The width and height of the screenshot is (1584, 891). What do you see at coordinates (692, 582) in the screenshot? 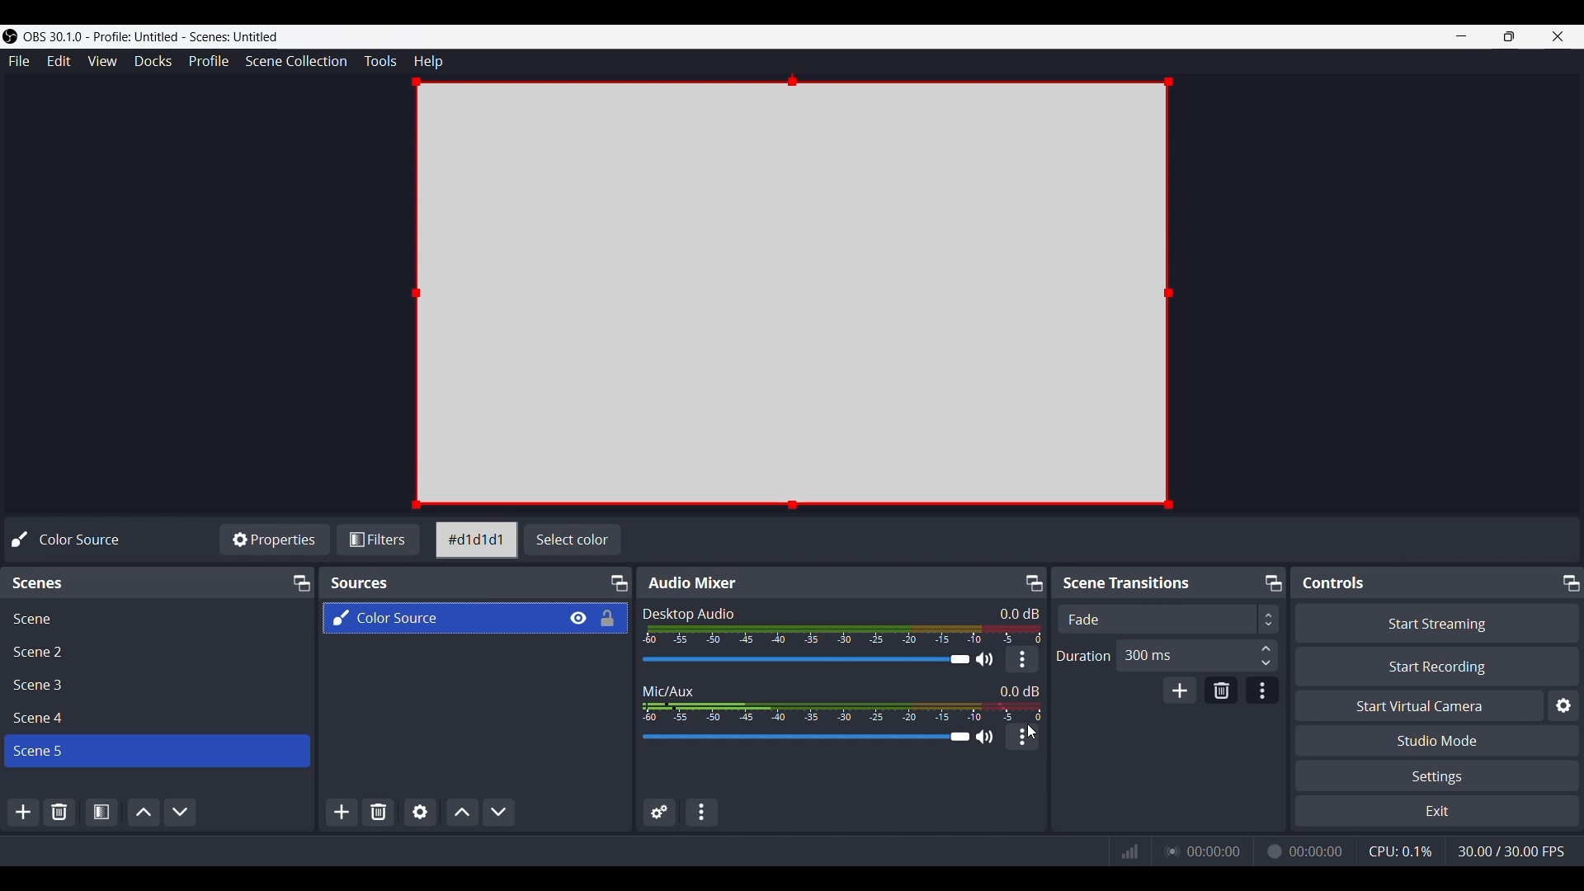
I see `Text` at bounding box center [692, 582].